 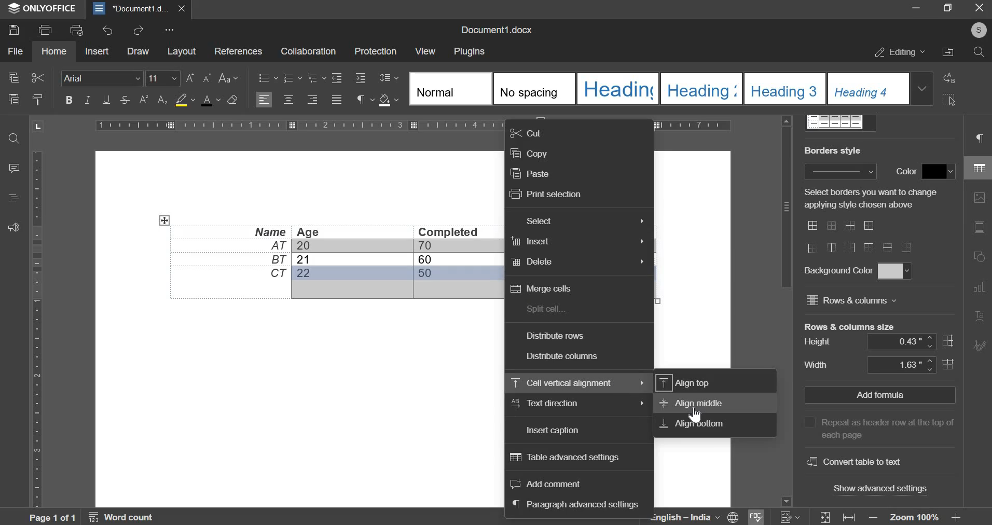 I want to click on distribute columns, so click(x=563, y=356).